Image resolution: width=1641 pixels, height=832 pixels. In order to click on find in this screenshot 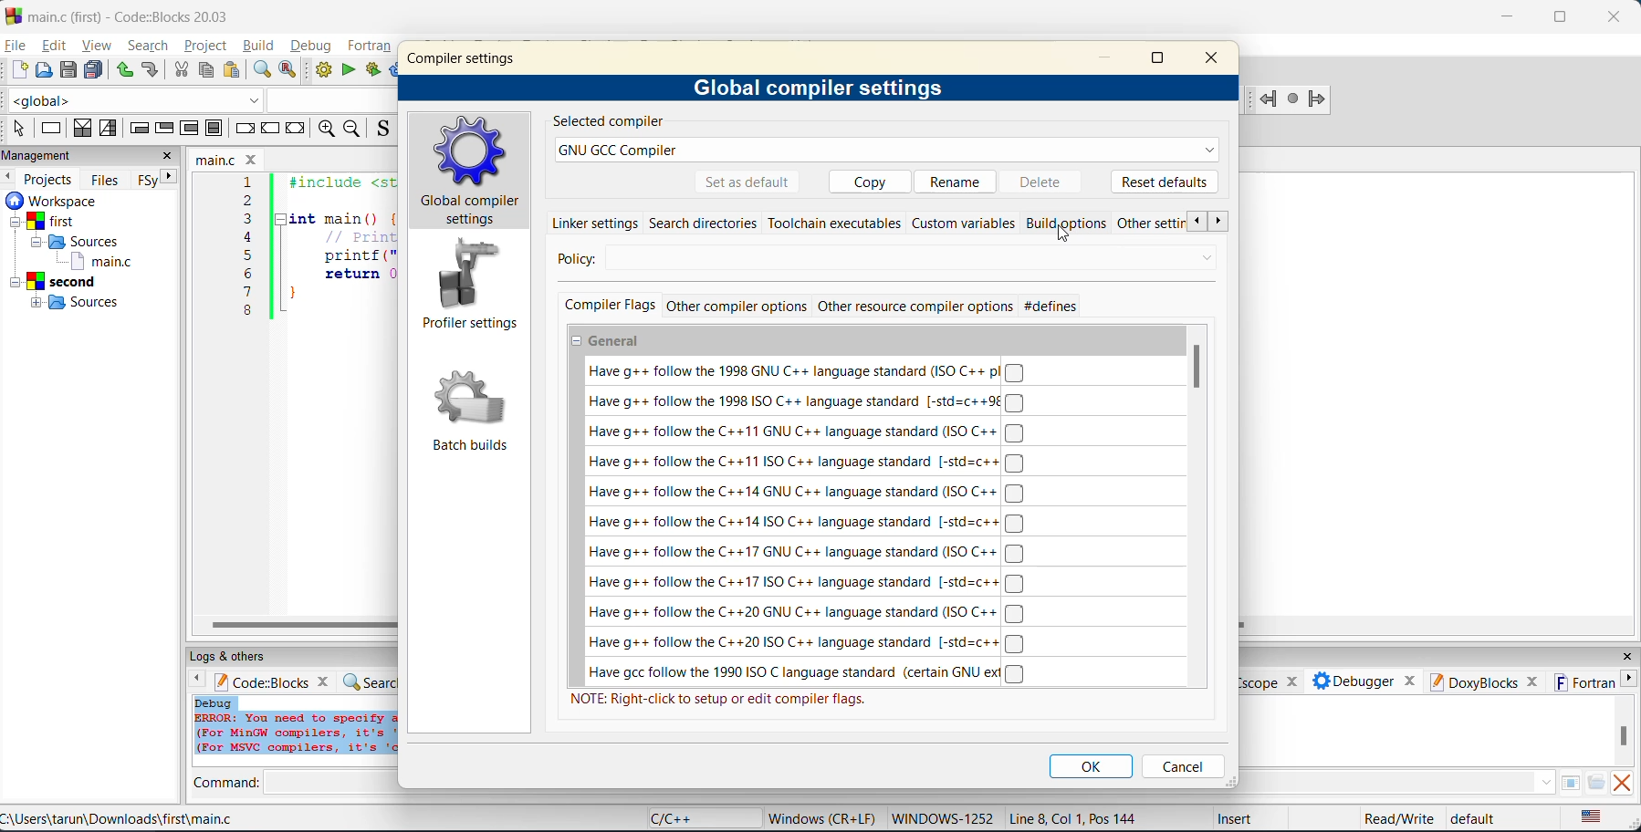, I will do `click(259, 69)`.